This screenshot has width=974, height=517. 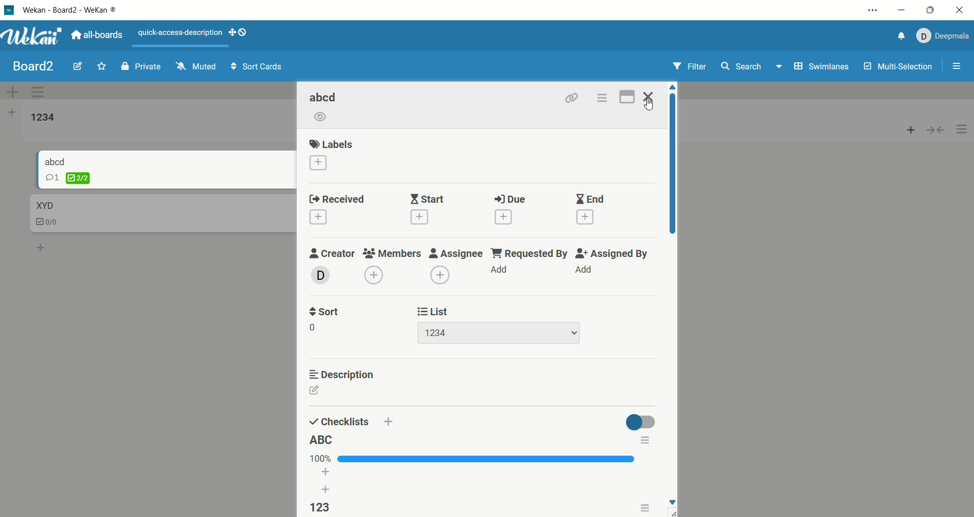 What do you see at coordinates (392, 265) in the screenshot?
I see `members` at bounding box center [392, 265].